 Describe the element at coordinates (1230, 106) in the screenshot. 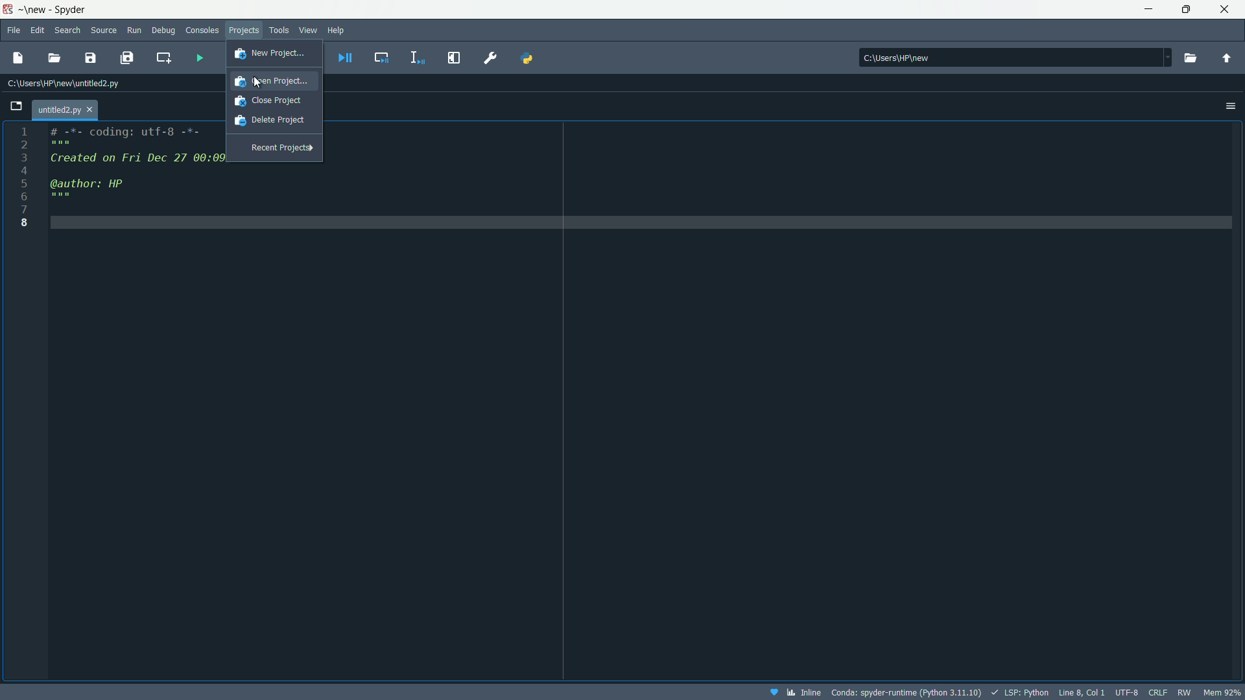

I see `options` at that location.